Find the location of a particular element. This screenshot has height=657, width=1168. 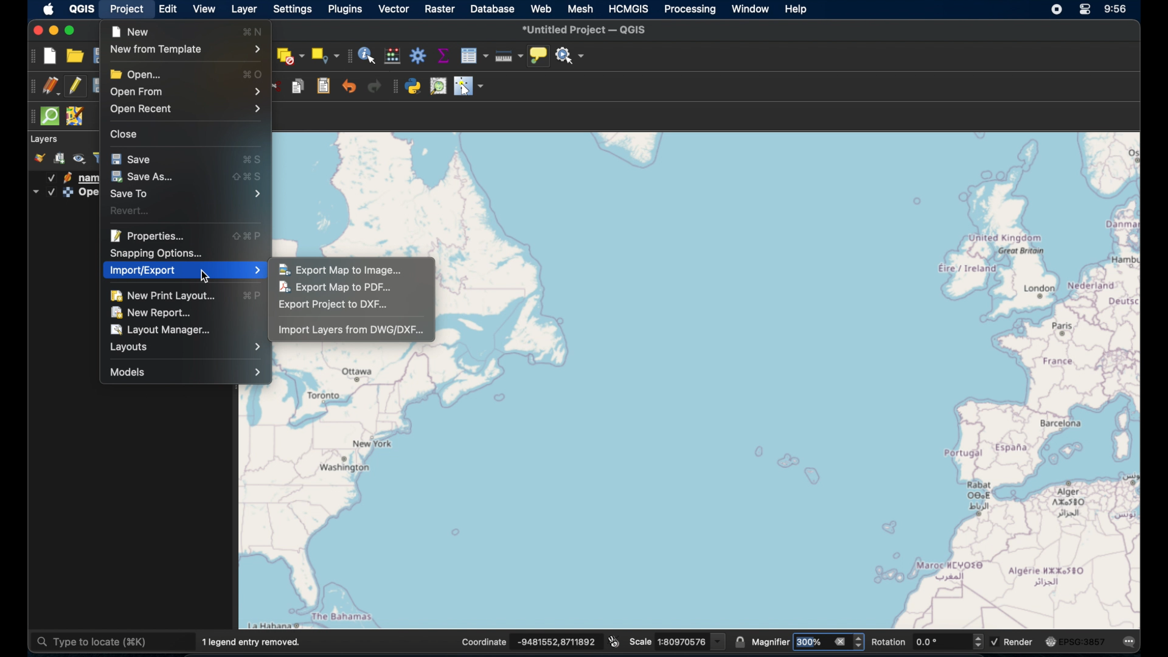

properties shortcut is located at coordinates (248, 237).